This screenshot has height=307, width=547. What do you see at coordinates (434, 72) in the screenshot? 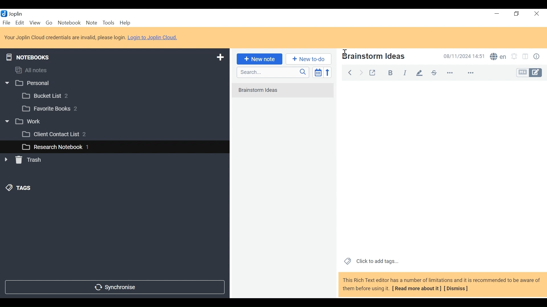
I see `strikethrough` at bounding box center [434, 72].